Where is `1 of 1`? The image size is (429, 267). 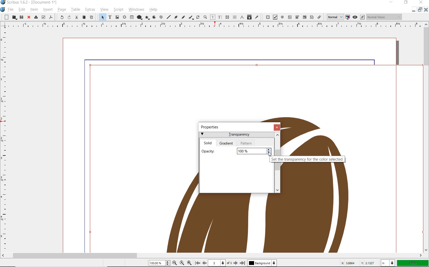 1 of 1 is located at coordinates (220, 263).